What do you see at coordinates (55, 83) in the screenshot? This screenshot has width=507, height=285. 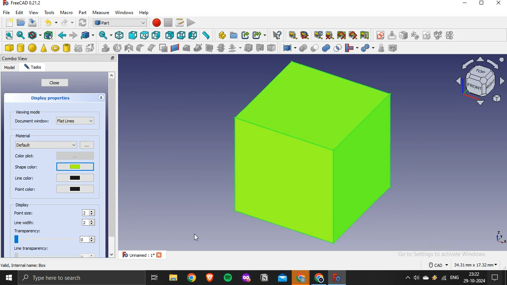 I see `close` at bounding box center [55, 83].